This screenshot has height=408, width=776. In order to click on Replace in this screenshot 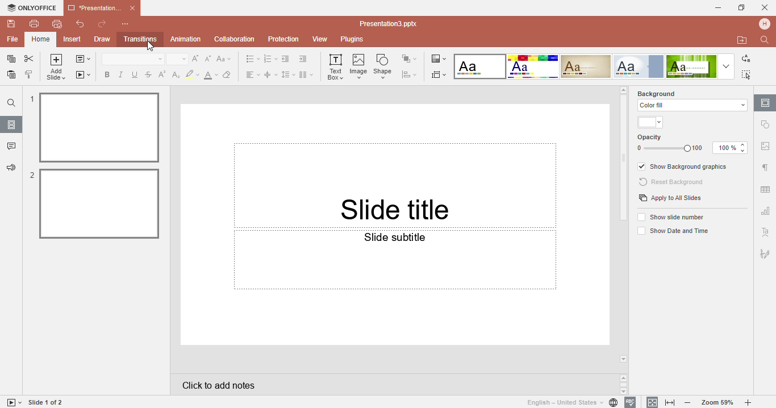, I will do `click(745, 59)`.